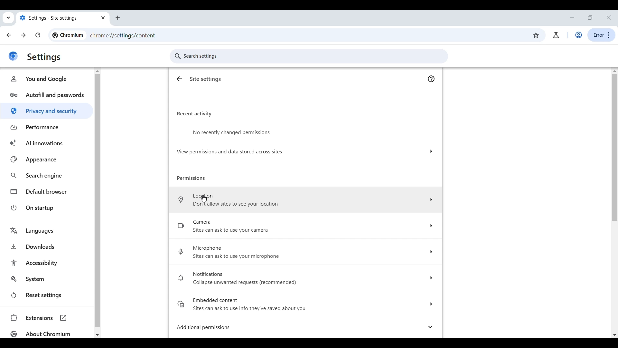 The width and height of the screenshot is (618, 348). I want to click on resize, so click(590, 17).